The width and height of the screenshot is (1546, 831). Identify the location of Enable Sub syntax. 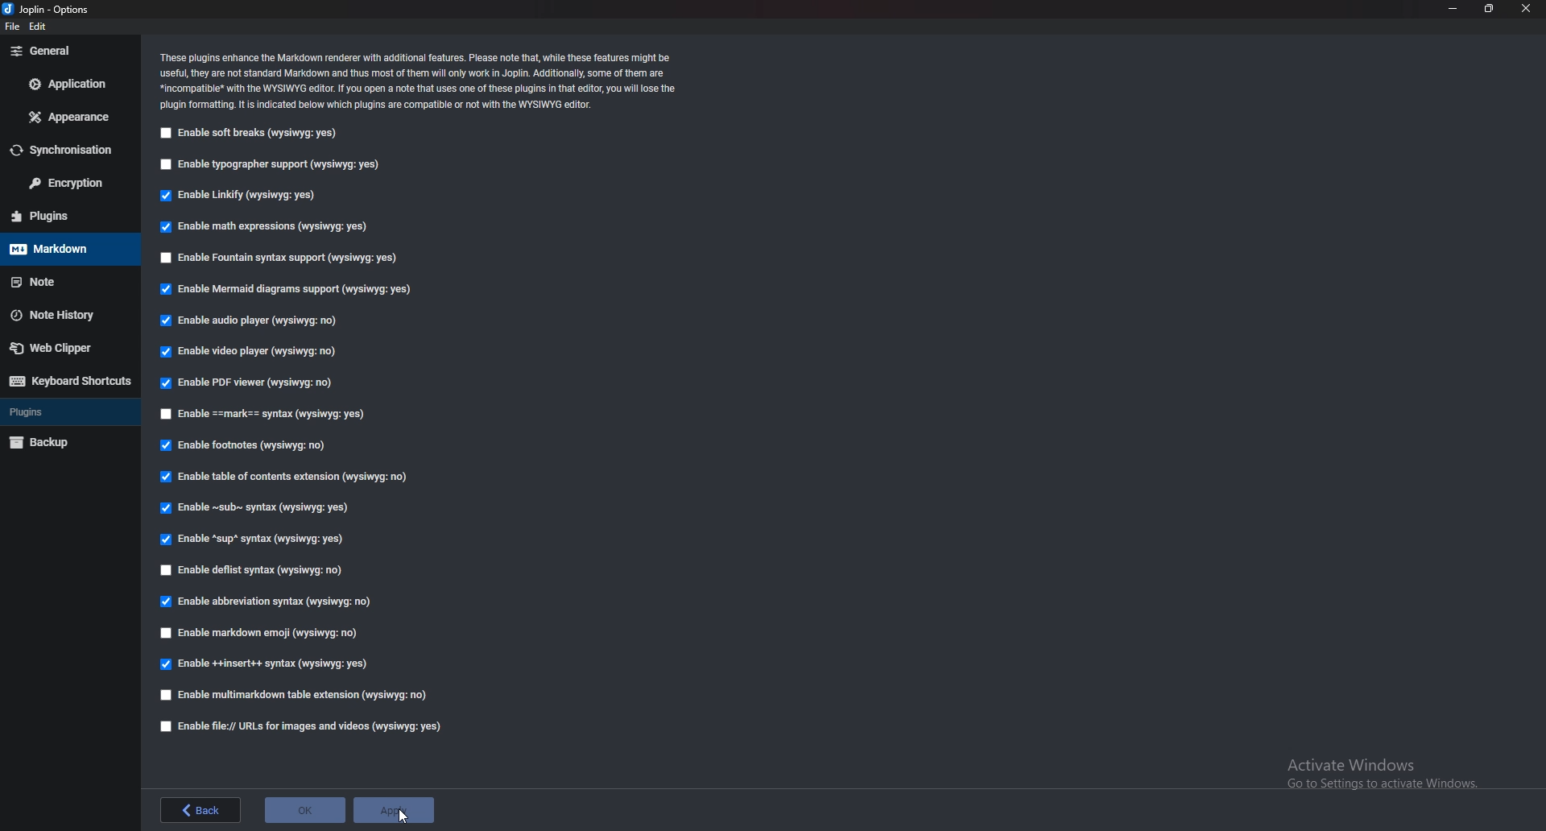
(258, 506).